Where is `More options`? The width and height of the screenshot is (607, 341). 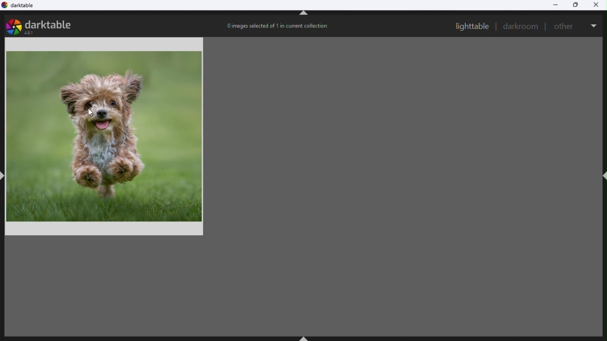
More options is located at coordinates (595, 26).